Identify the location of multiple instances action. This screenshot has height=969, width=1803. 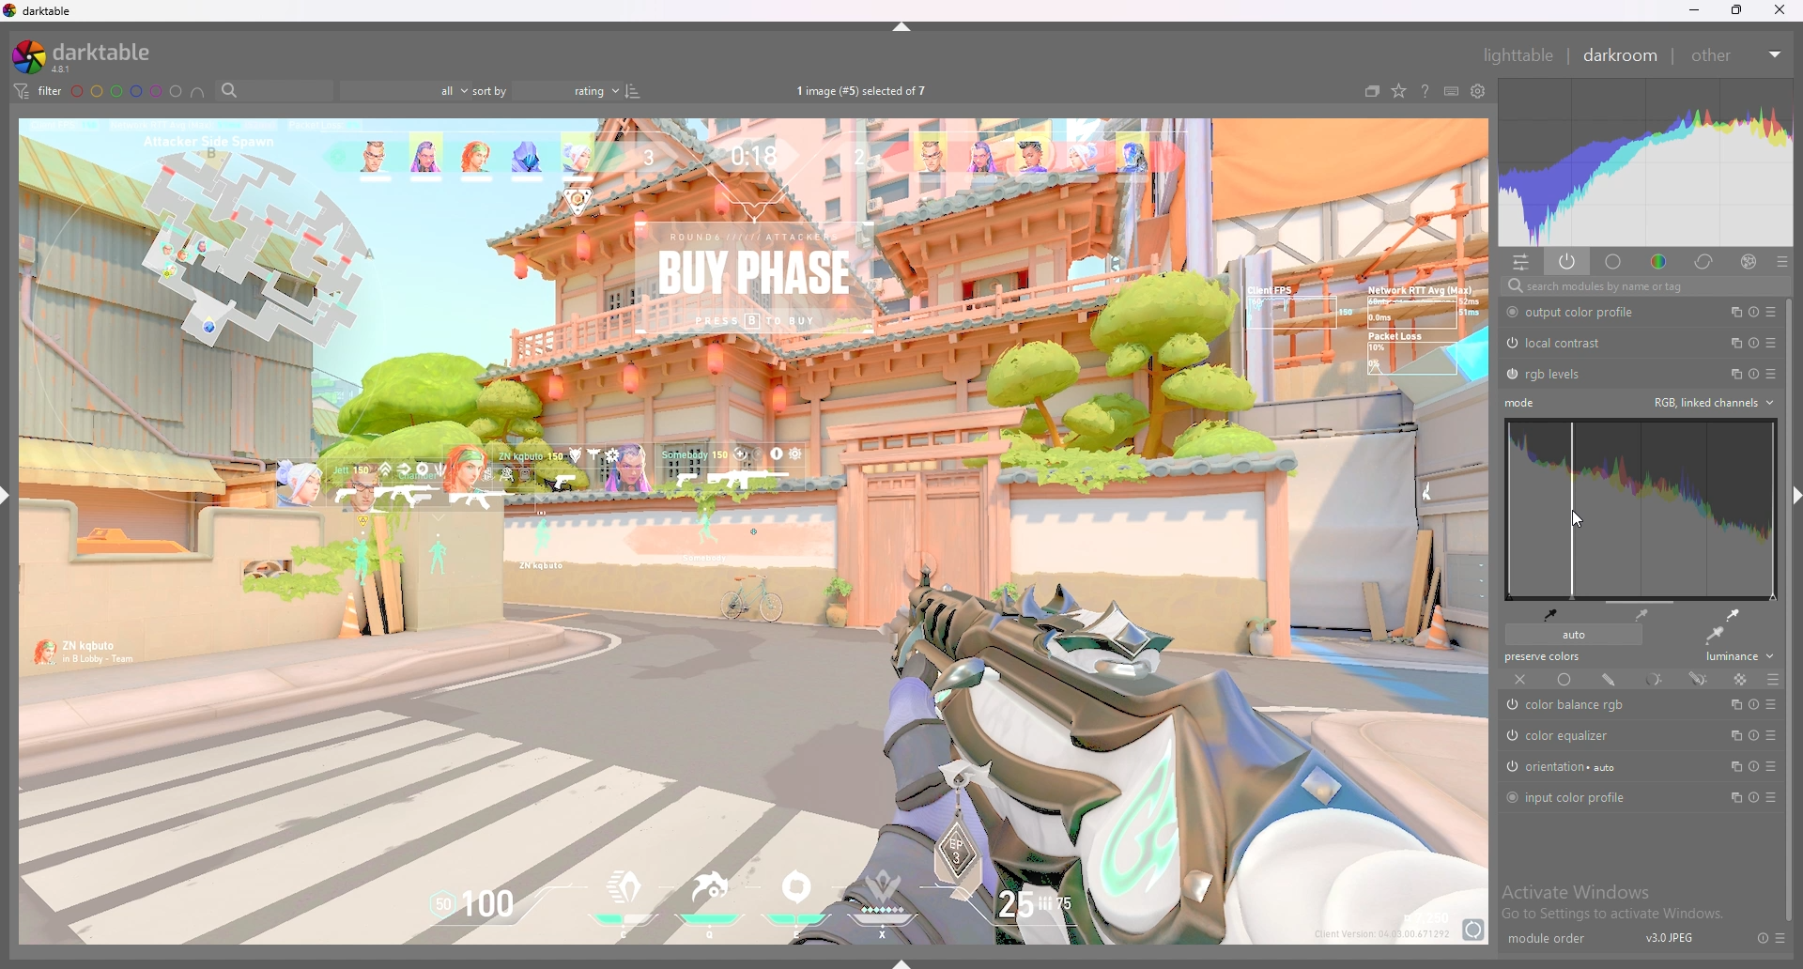
(1734, 767).